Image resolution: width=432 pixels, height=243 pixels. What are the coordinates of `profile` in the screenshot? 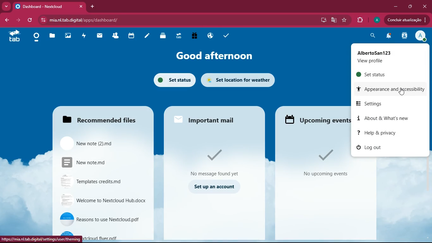 It's located at (421, 36).